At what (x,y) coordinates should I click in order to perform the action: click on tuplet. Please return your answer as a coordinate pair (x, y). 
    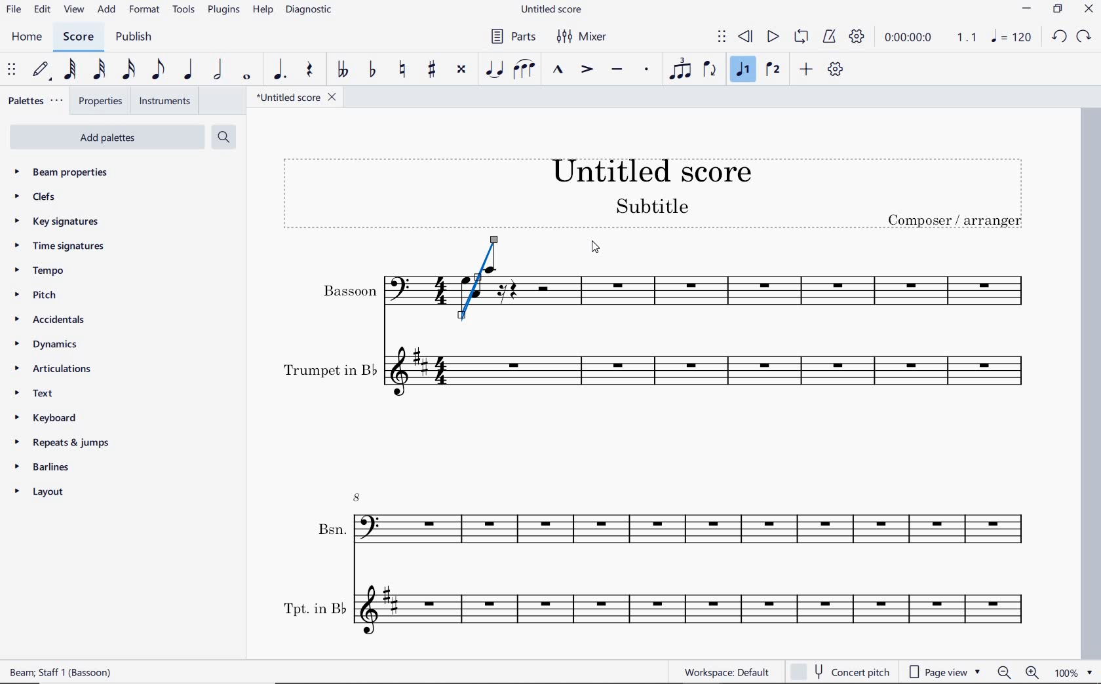
    Looking at the image, I should click on (681, 68).